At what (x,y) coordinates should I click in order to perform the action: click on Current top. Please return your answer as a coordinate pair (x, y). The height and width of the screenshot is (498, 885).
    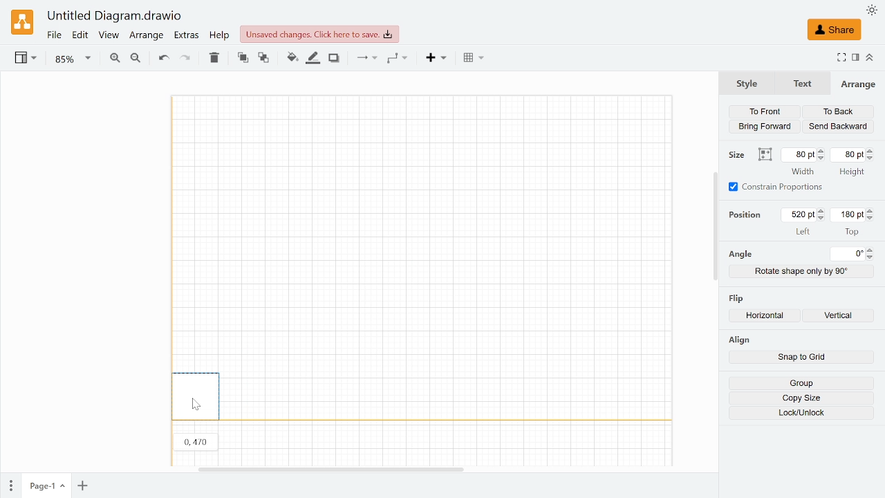
    Looking at the image, I should click on (847, 214).